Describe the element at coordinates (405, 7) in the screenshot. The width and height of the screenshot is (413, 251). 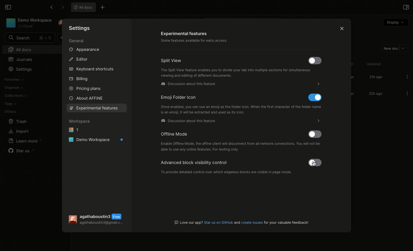
I see `Open right panel` at that location.